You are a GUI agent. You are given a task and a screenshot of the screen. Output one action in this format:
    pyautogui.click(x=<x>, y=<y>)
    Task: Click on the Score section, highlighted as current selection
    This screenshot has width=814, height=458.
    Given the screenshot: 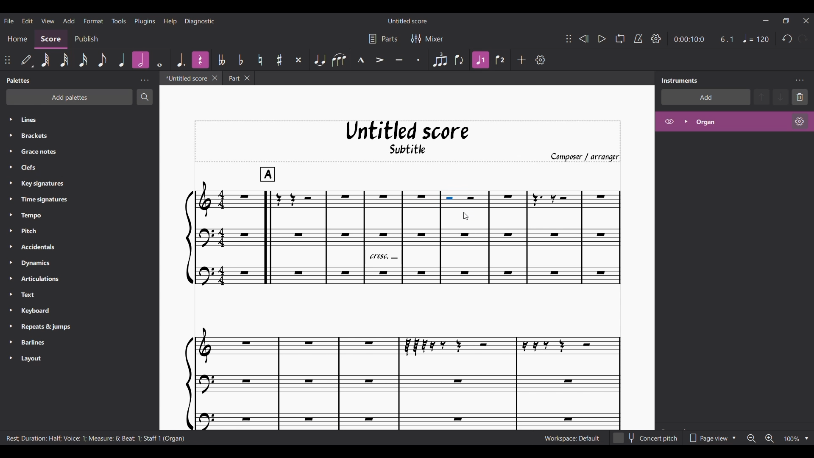 What is the action you would take?
    pyautogui.click(x=50, y=39)
    